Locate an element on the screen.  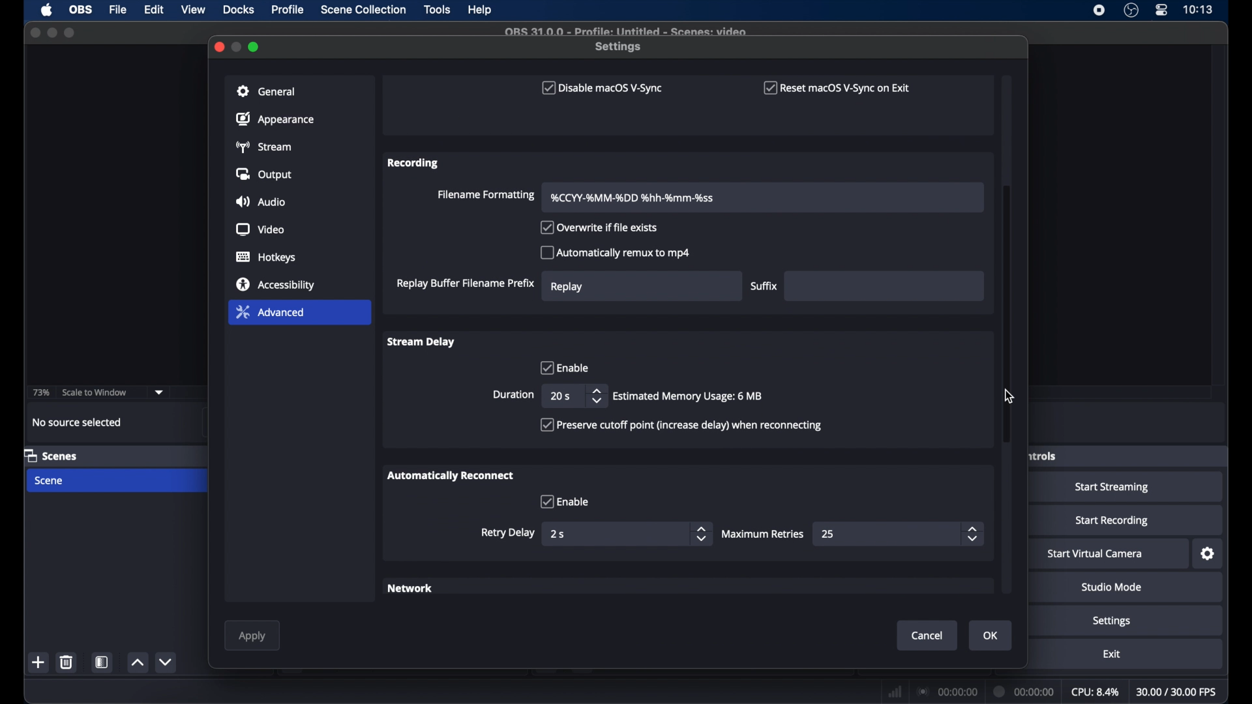
scroll box is located at coordinates (1007, 315).